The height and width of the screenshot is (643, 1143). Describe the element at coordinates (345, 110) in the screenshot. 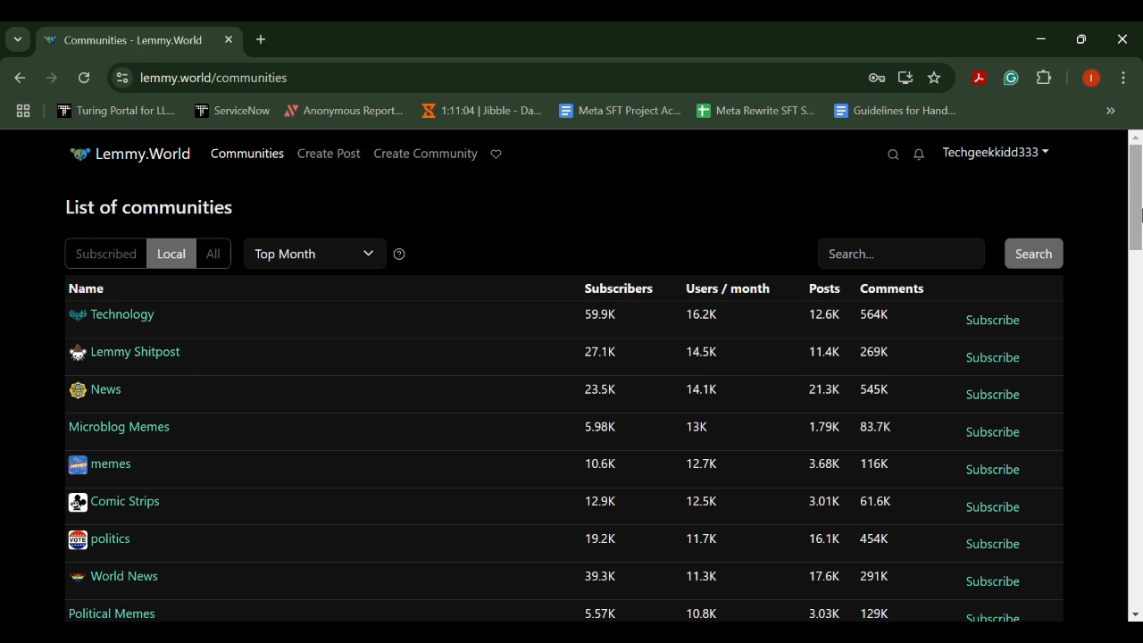

I see `Anonymous Report` at that location.